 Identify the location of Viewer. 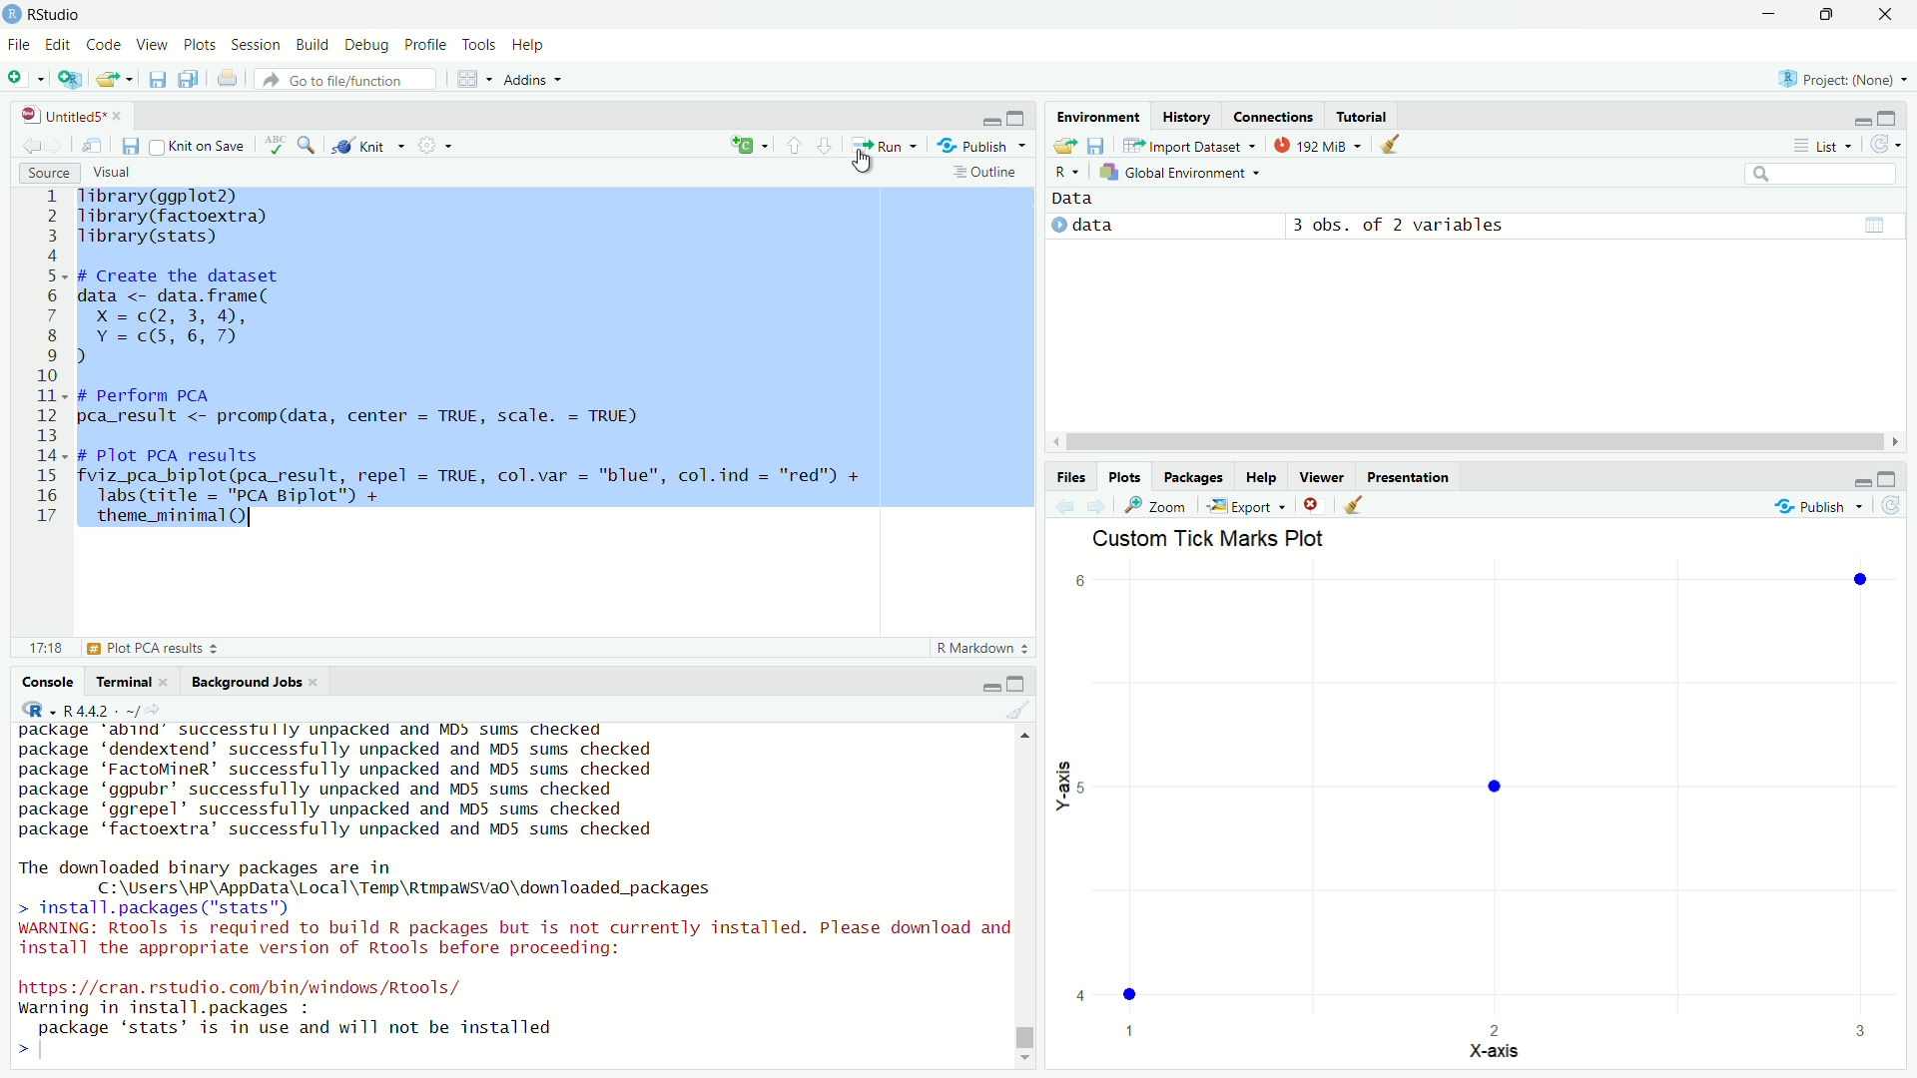
(1323, 477).